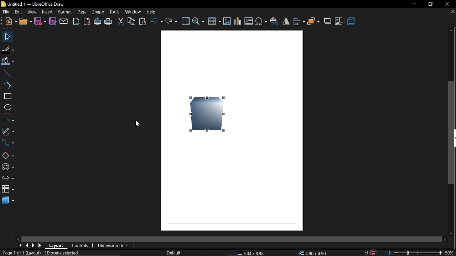 The width and height of the screenshot is (456, 256). What do you see at coordinates (62, 253) in the screenshot?
I see `3D scene selected` at bounding box center [62, 253].